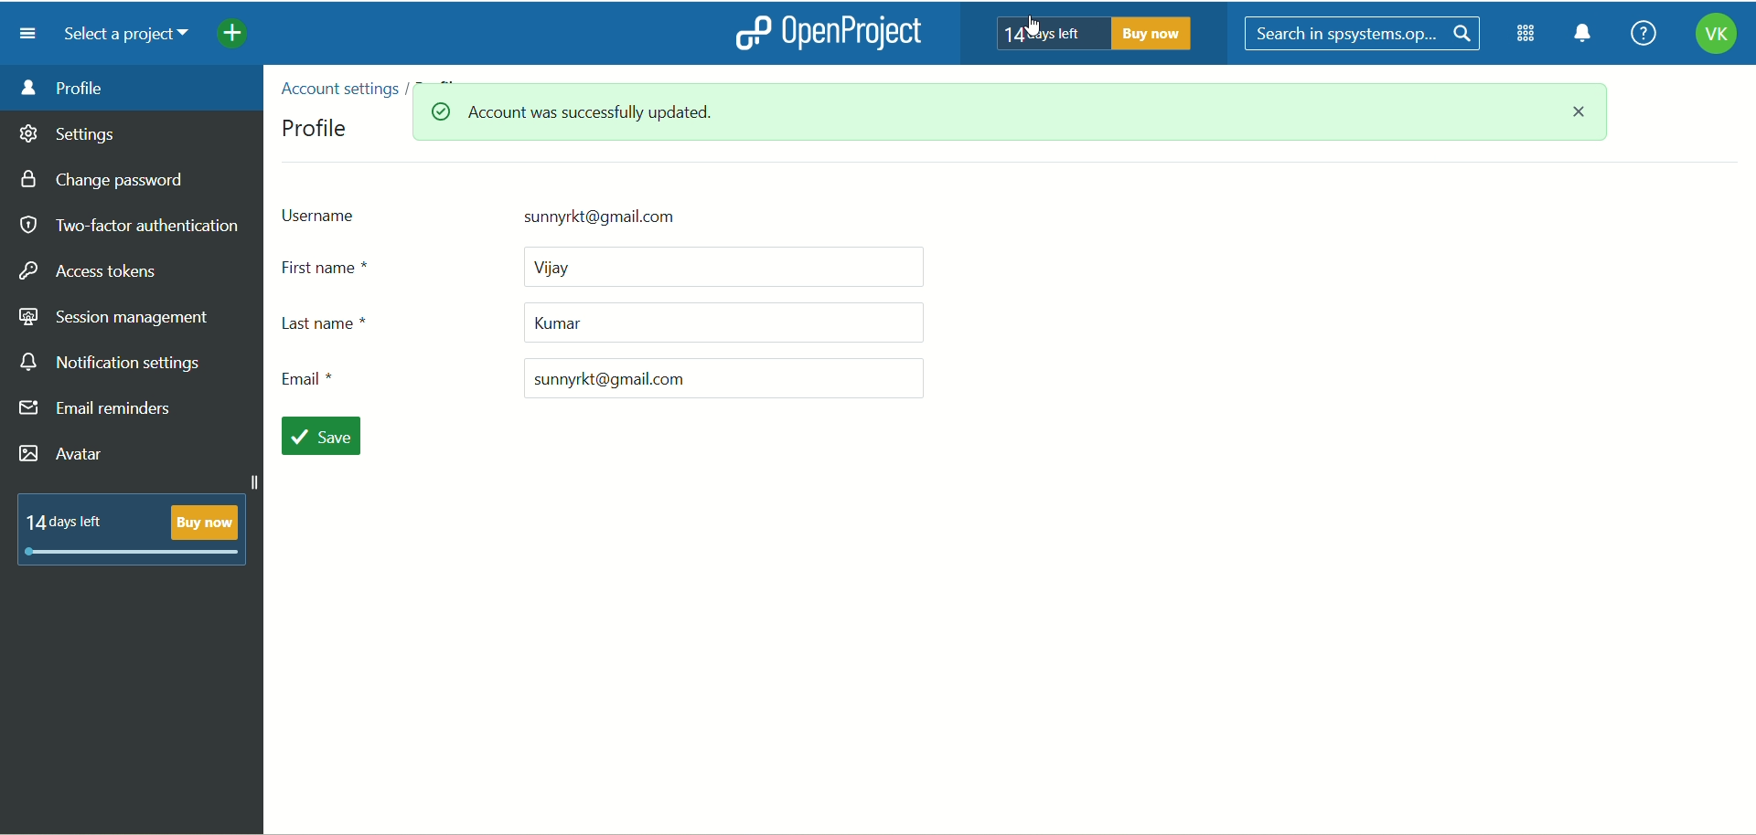 The width and height of the screenshot is (1756, 835). What do you see at coordinates (597, 321) in the screenshot?
I see `last name` at bounding box center [597, 321].